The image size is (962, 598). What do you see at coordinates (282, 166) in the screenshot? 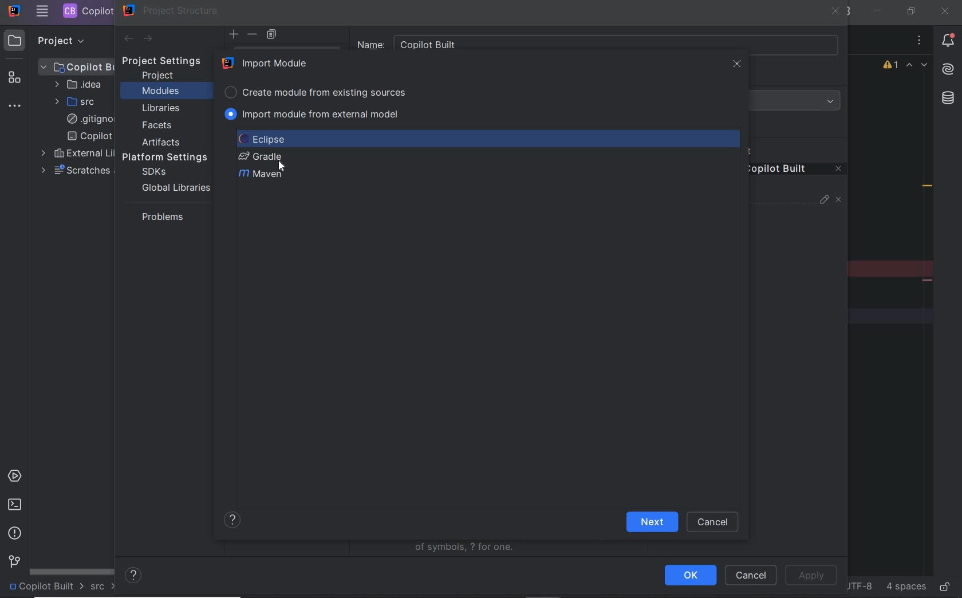
I see `cursor` at bounding box center [282, 166].